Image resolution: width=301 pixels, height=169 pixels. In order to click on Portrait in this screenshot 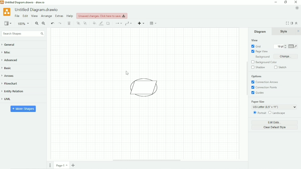, I will do `click(259, 113)`.